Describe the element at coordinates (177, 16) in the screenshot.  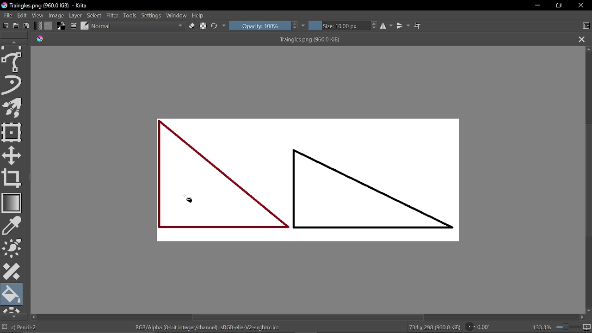
I see `Window` at that location.